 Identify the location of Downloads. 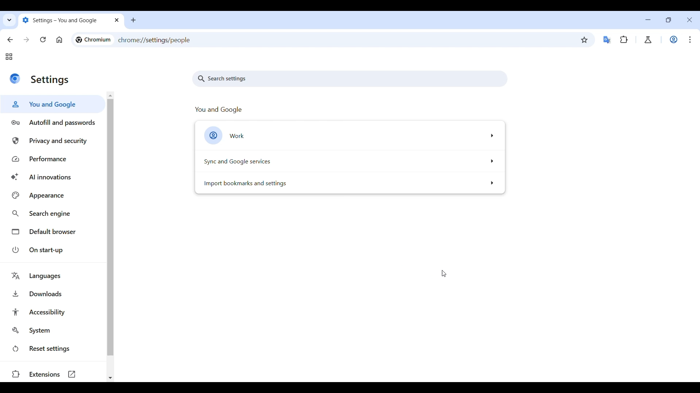
(53, 294).